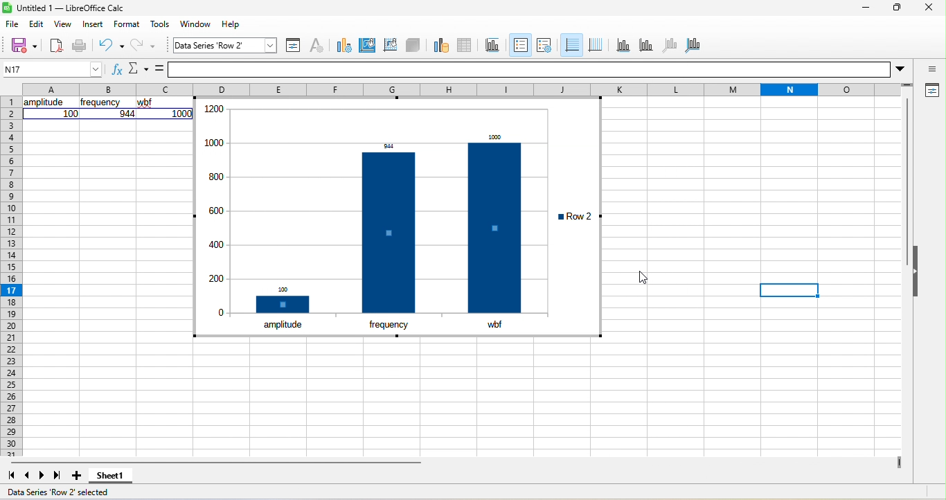 This screenshot has width=946, height=500. What do you see at coordinates (97, 24) in the screenshot?
I see `insert` at bounding box center [97, 24].